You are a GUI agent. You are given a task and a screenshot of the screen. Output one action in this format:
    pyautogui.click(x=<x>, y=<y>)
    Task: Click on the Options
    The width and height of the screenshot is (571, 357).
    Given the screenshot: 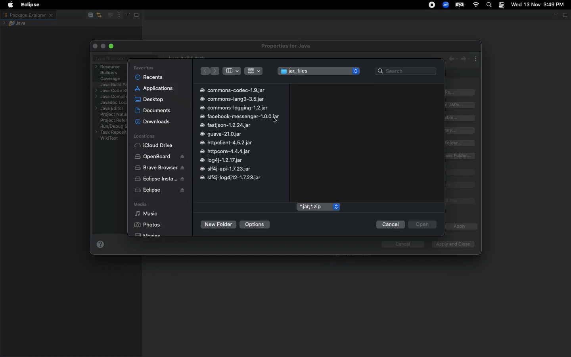 What is the action you would take?
    pyautogui.click(x=255, y=224)
    